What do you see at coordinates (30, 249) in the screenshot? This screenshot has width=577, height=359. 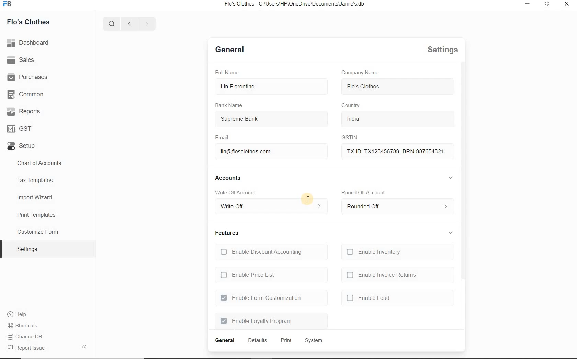 I see `Settings` at bounding box center [30, 249].